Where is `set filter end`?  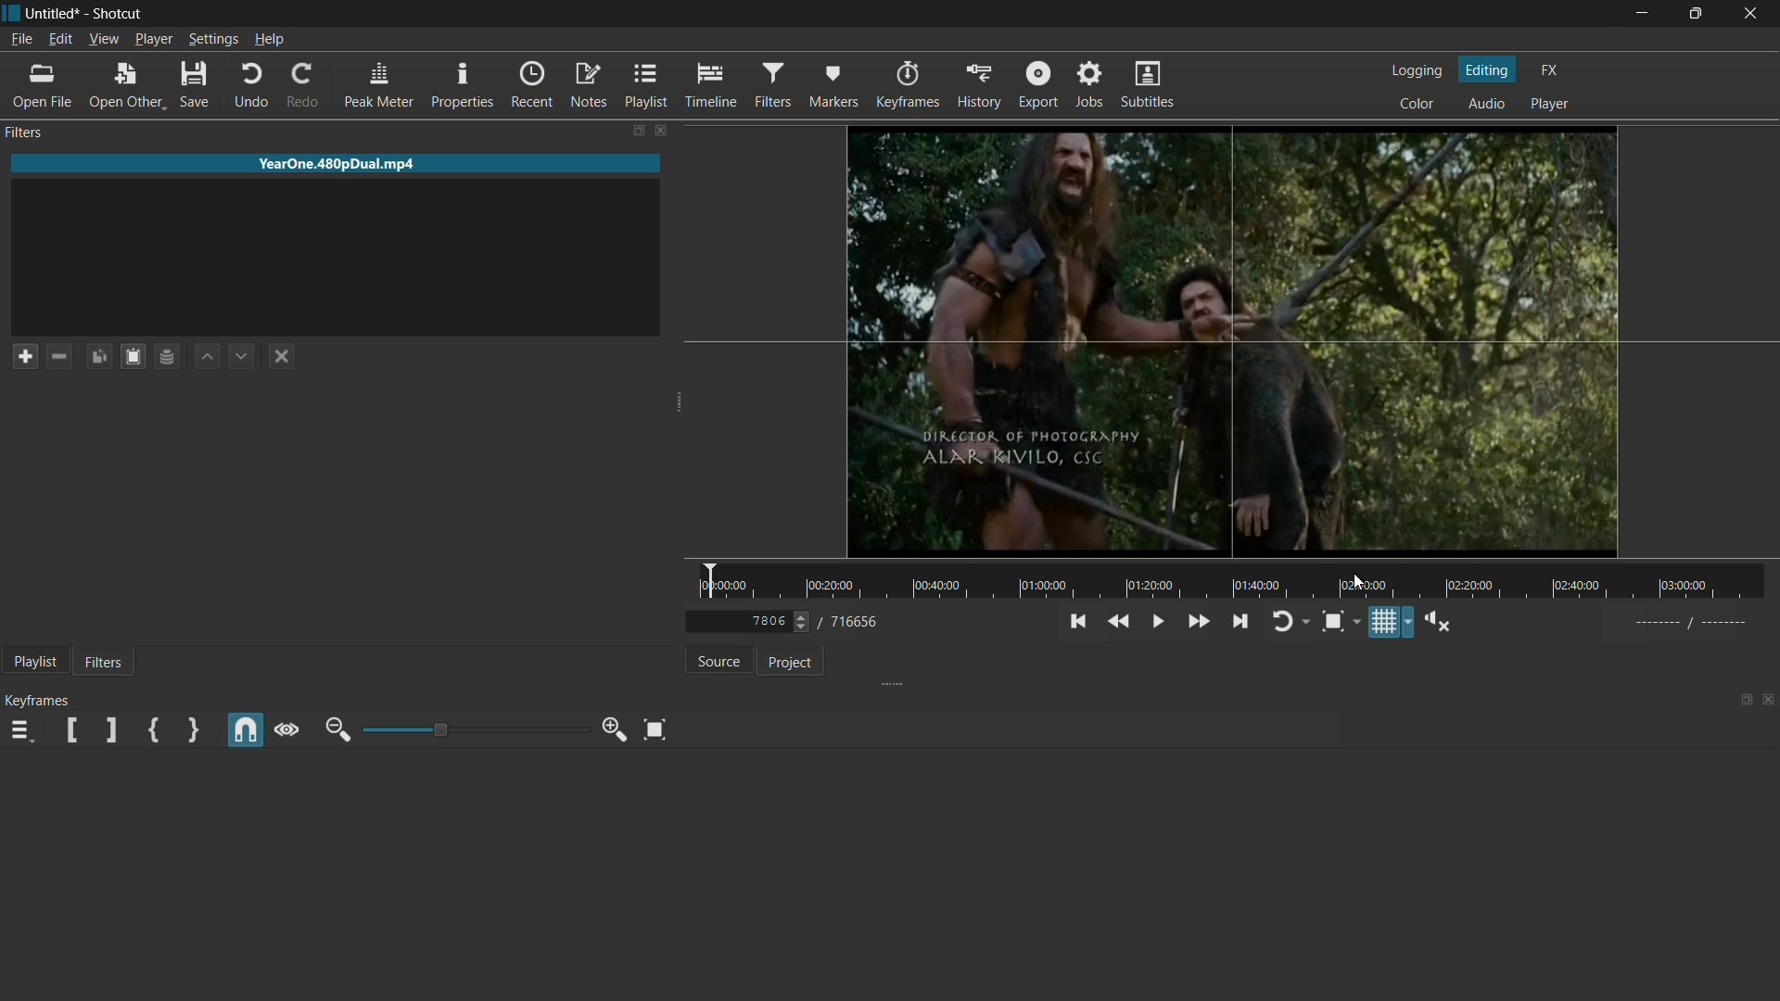
set filter end is located at coordinates (109, 730).